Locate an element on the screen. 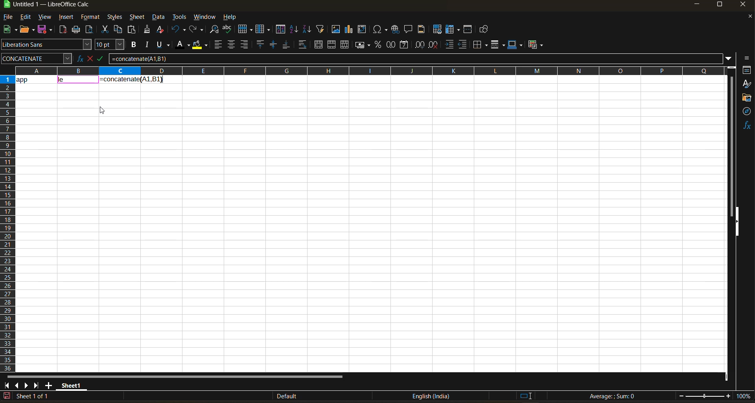 This screenshot has height=403, width=755. font color is located at coordinates (184, 44).